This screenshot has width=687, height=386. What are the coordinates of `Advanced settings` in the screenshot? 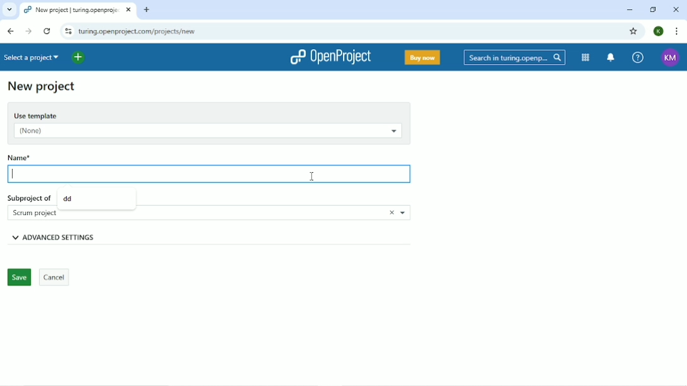 It's located at (78, 237).